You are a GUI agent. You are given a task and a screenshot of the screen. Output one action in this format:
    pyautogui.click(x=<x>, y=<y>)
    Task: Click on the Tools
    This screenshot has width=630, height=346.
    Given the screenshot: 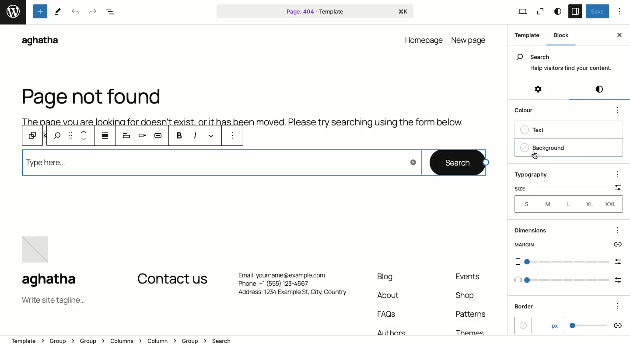 What is the action you would take?
    pyautogui.click(x=41, y=11)
    